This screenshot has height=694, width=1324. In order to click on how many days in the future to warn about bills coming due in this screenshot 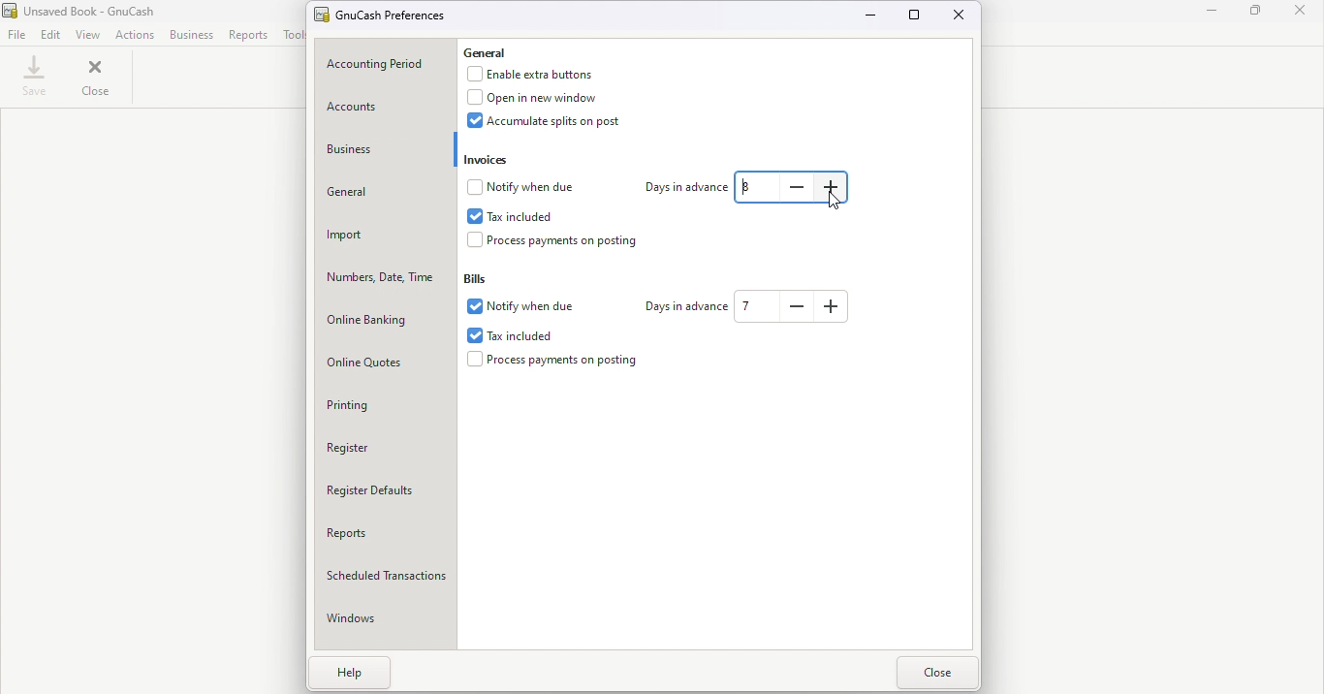, I will do `click(833, 306)`.